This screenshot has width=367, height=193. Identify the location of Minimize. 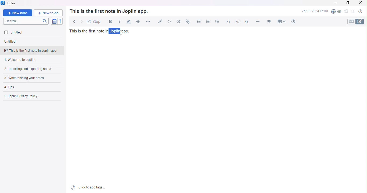
(336, 3).